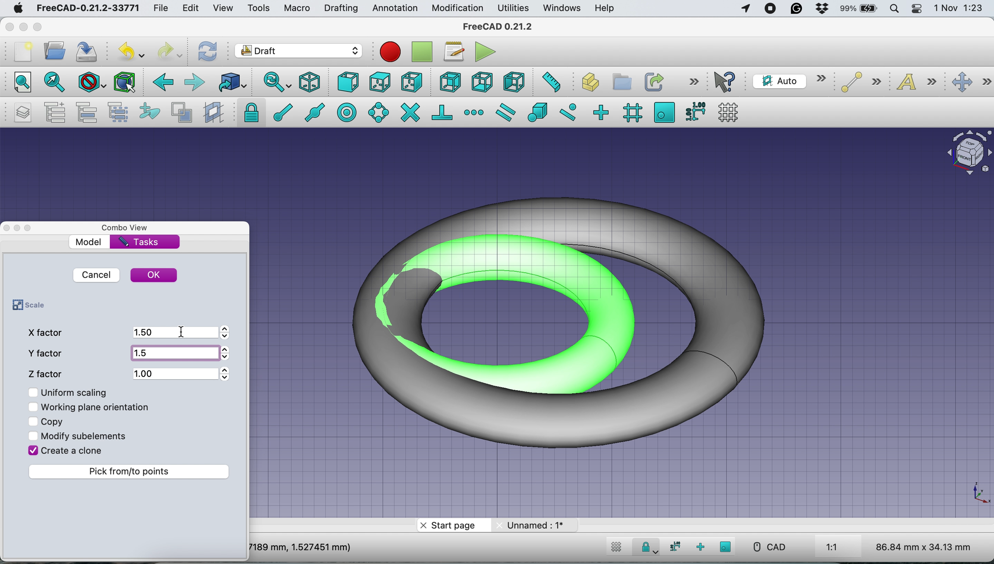 The width and height of the screenshot is (994, 564). Describe the element at coordinates (727, 82) in the screenshot. I see `what's this` at that location.